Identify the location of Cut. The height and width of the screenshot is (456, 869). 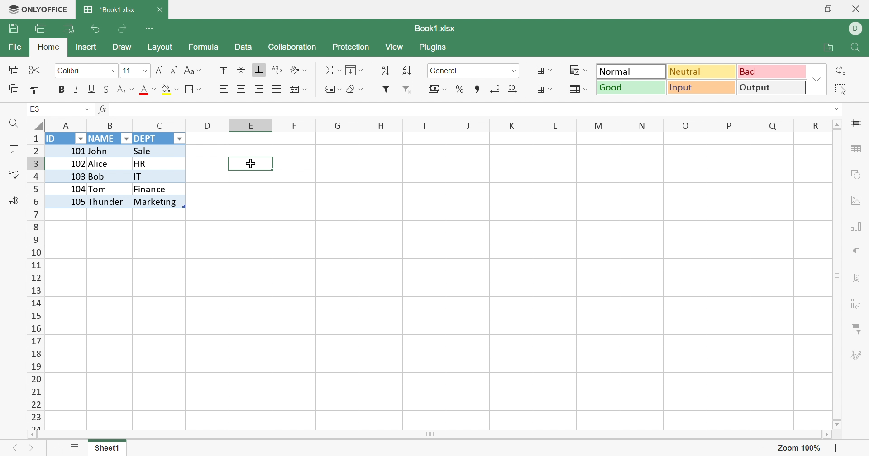
(36, 70).